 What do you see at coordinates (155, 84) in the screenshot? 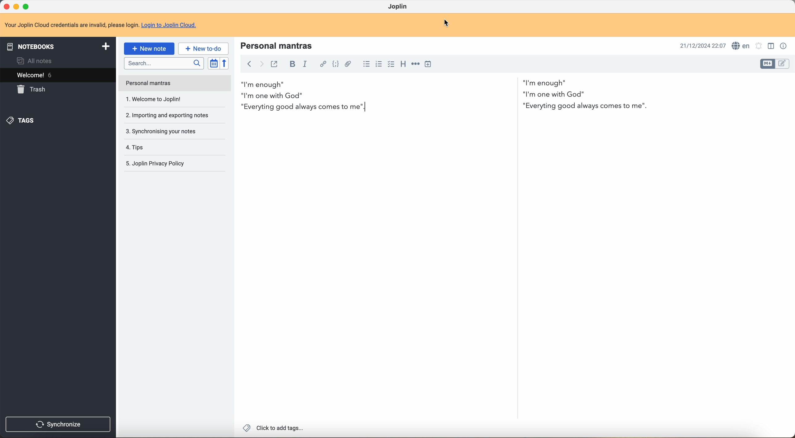
I see `welcome to Joplin` at bounding box center [155, 84].